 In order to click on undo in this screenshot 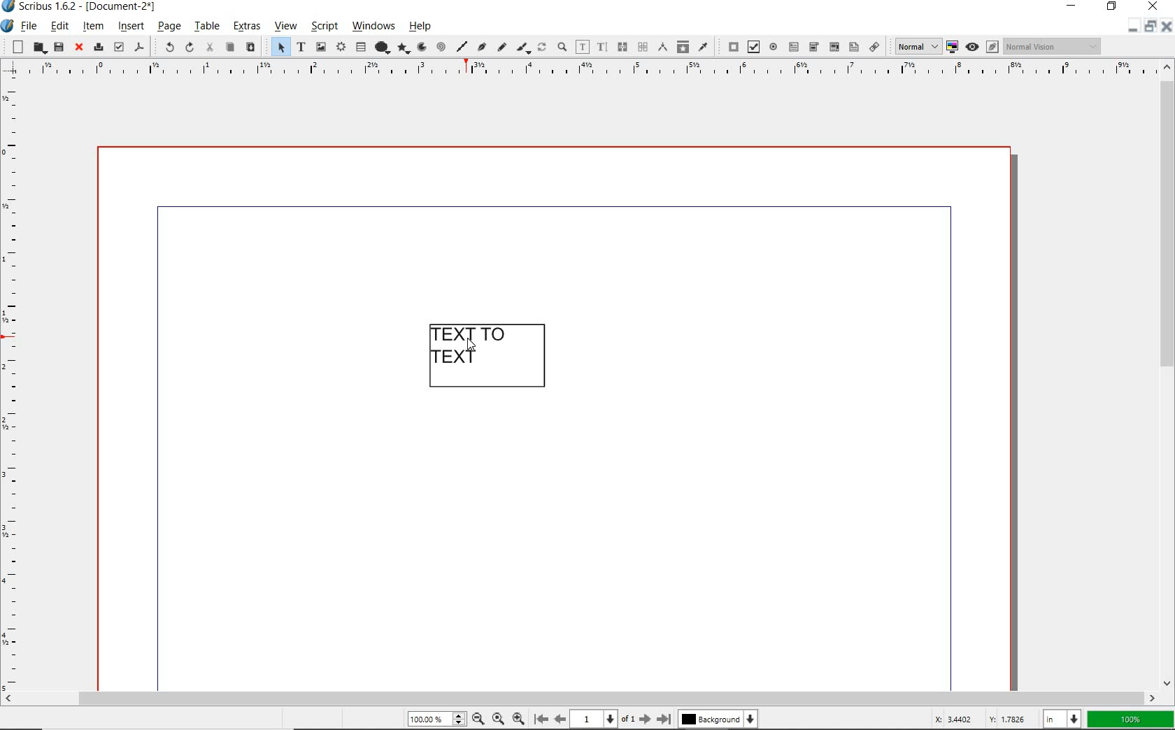, I will do `click(164, 48)`.